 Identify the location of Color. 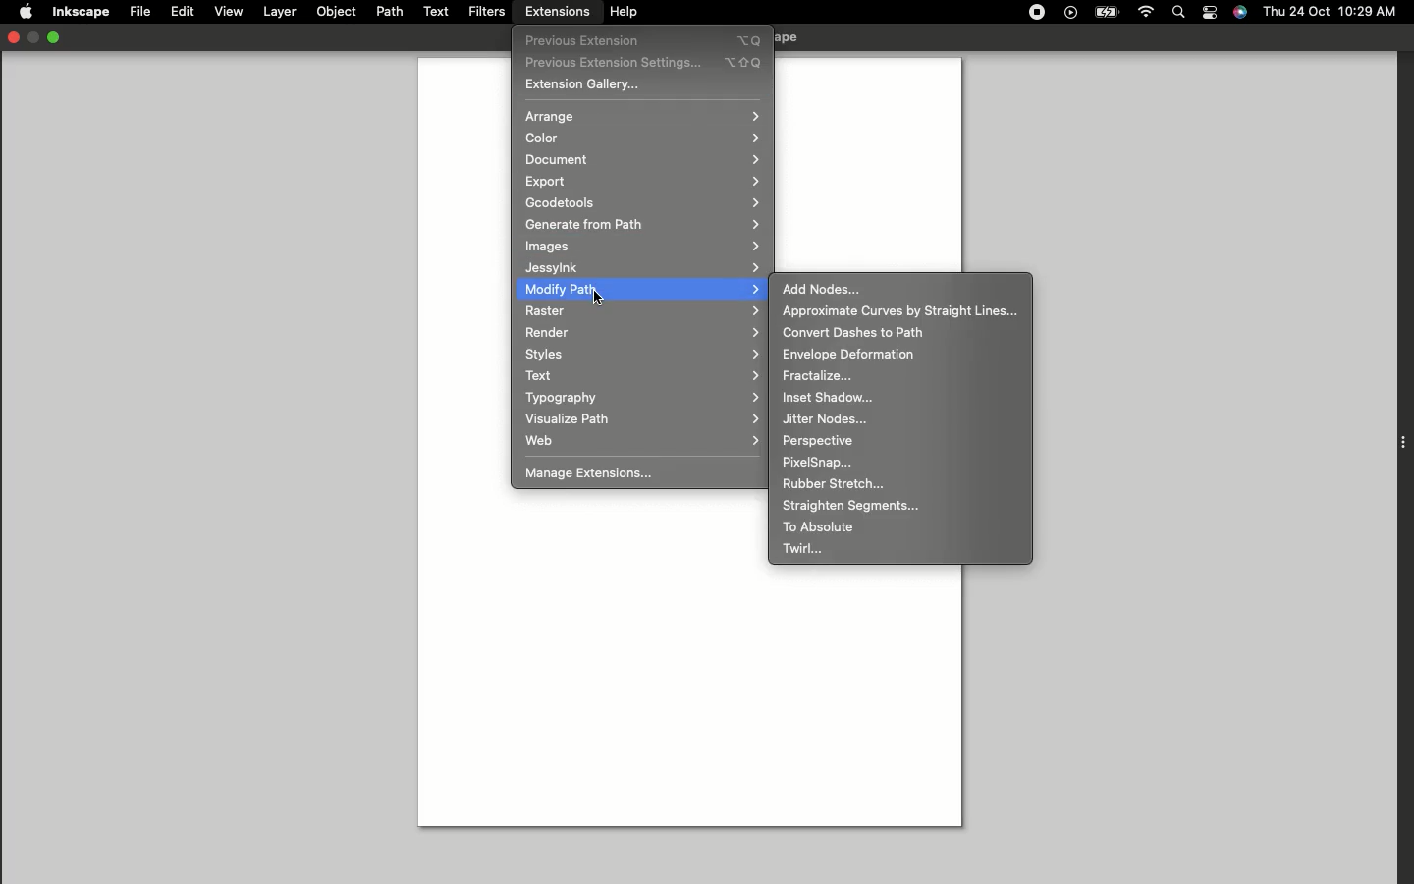
(644, 137).